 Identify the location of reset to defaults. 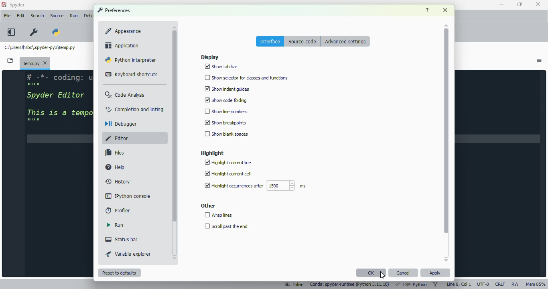
(120, 273).